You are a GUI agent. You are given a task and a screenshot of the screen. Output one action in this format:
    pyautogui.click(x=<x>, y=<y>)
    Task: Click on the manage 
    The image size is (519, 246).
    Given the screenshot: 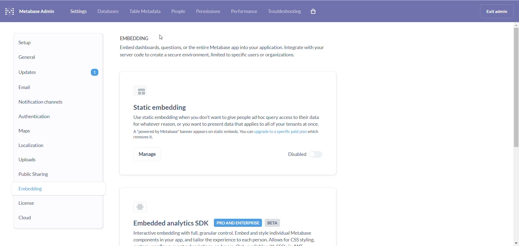 What is the action you would take?
    pyautogui.click(x=148, y=154)
    